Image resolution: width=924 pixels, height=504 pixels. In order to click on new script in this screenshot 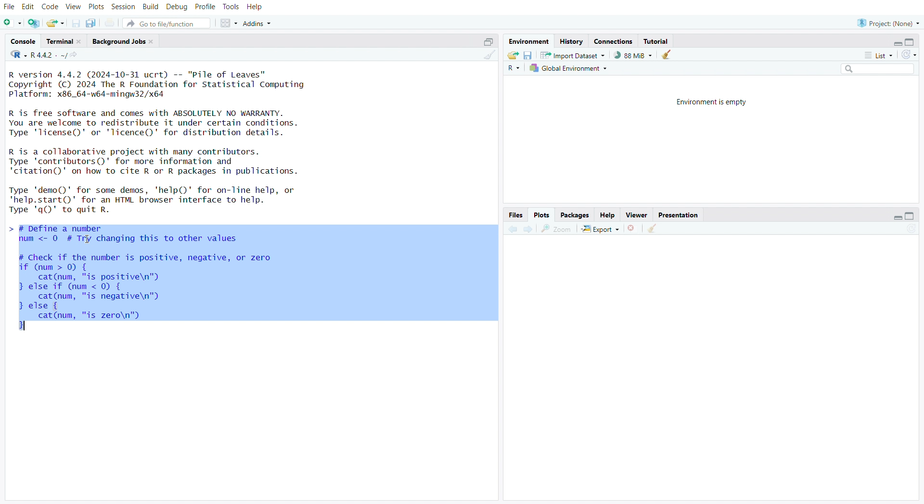, I will do `click(13, 24)`.